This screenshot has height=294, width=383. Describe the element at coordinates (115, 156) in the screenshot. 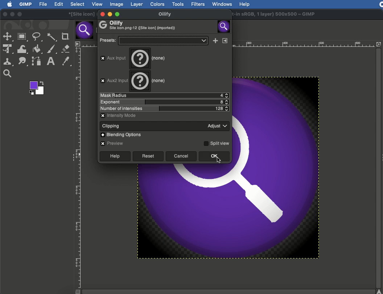

I see `Help` at that location.